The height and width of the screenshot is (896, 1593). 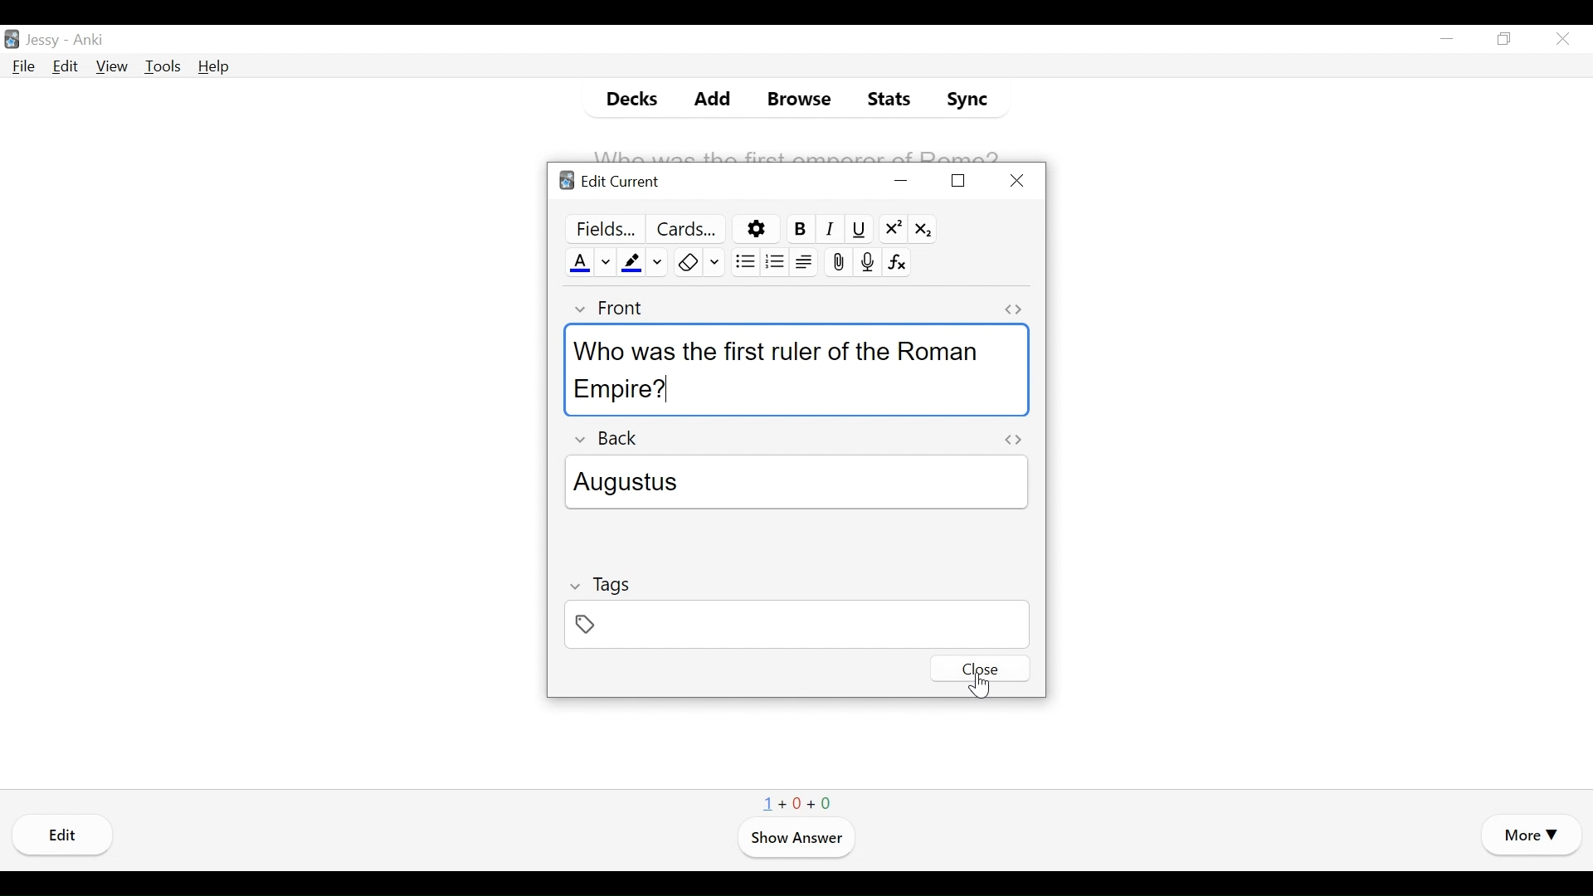 What do you see at coordinates (633, 261) in the screenshot?
I see `Text Highlight color ` at bounding box center [633, 261].